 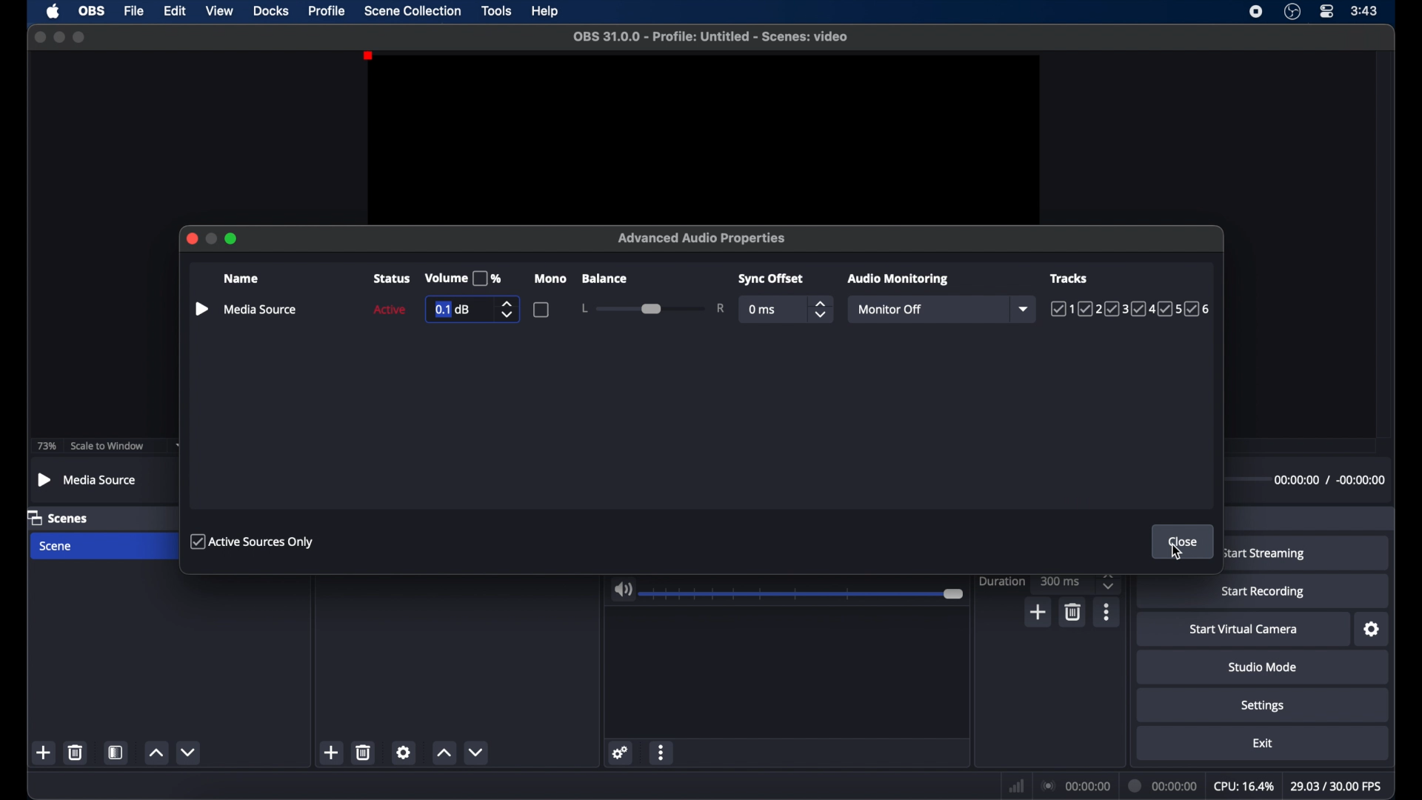 I want to click on 0 ms, so click(x=763, y=310).